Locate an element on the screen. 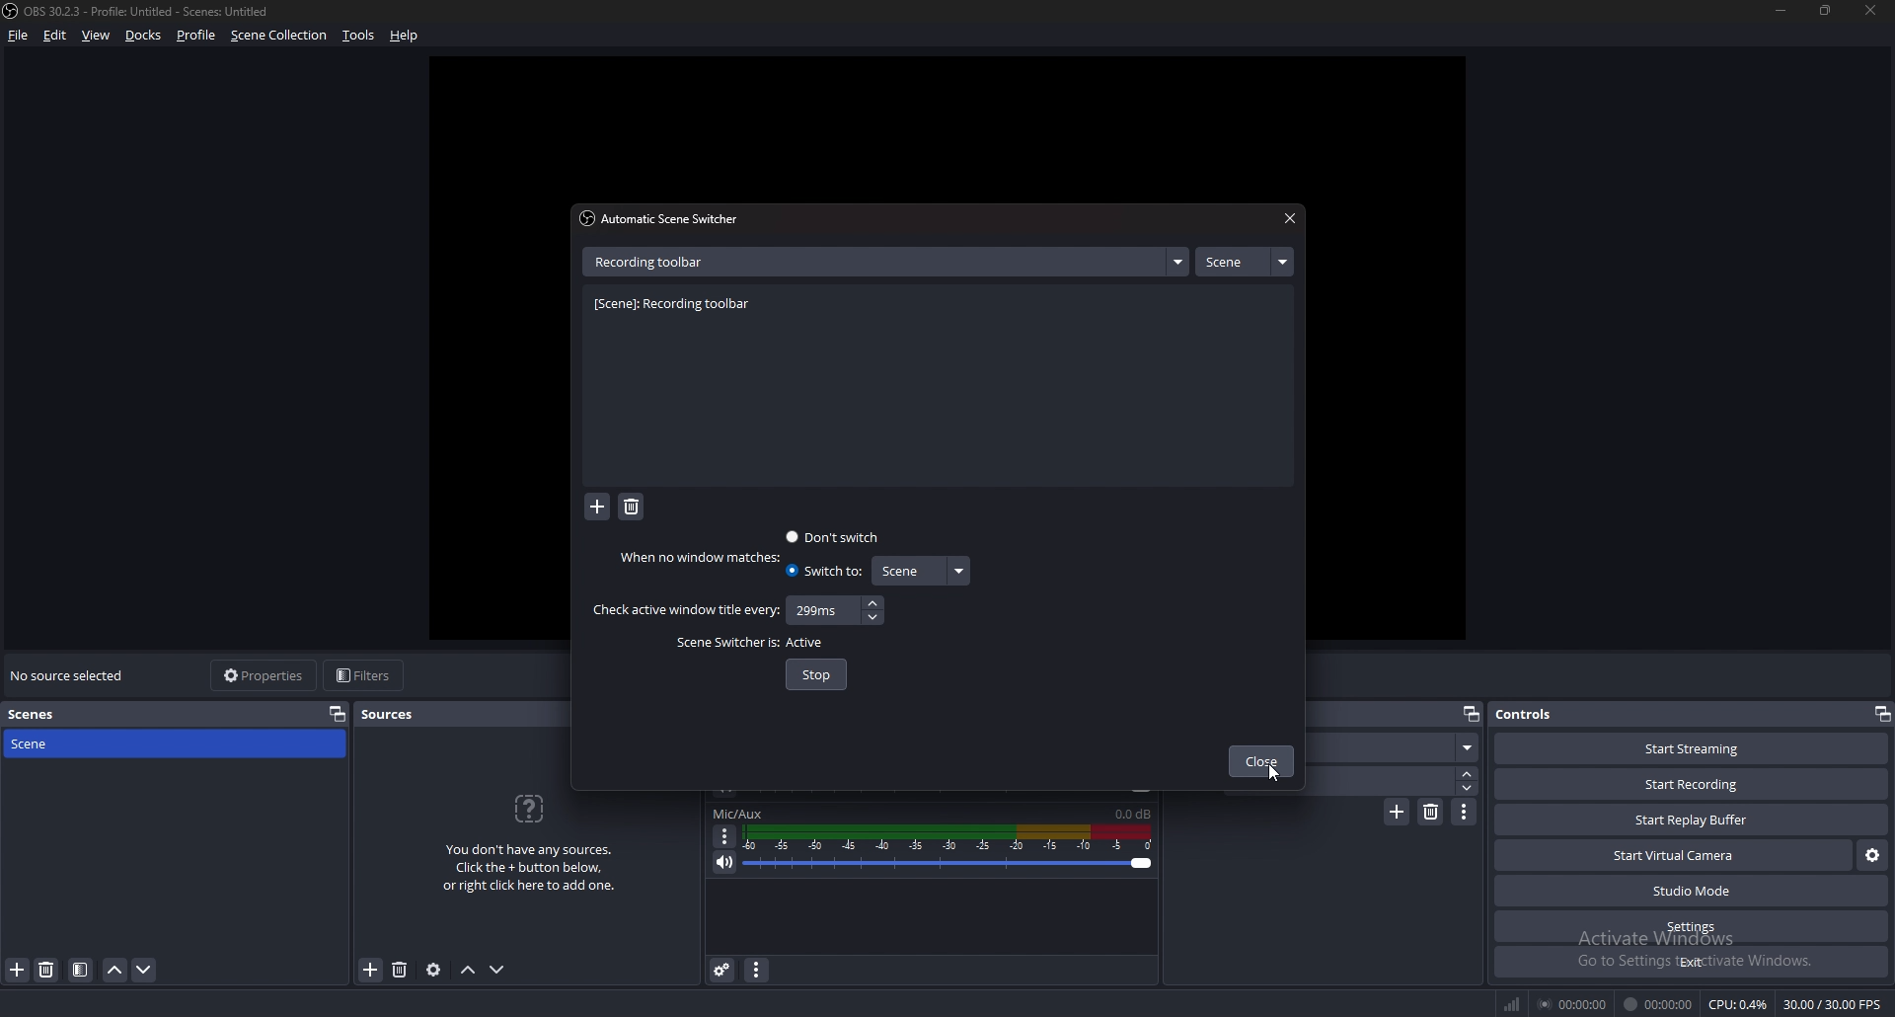  transition properties is located at coordinates (1465, 812).